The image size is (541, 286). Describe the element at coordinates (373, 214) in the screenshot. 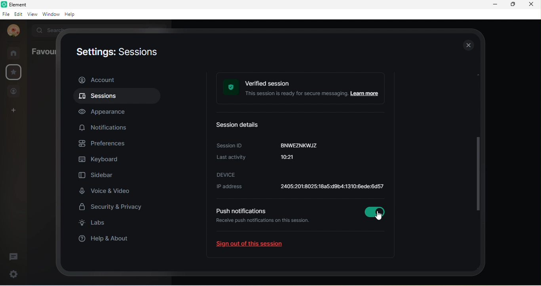

I see `Enabled a session verification notification reminder` at that location.